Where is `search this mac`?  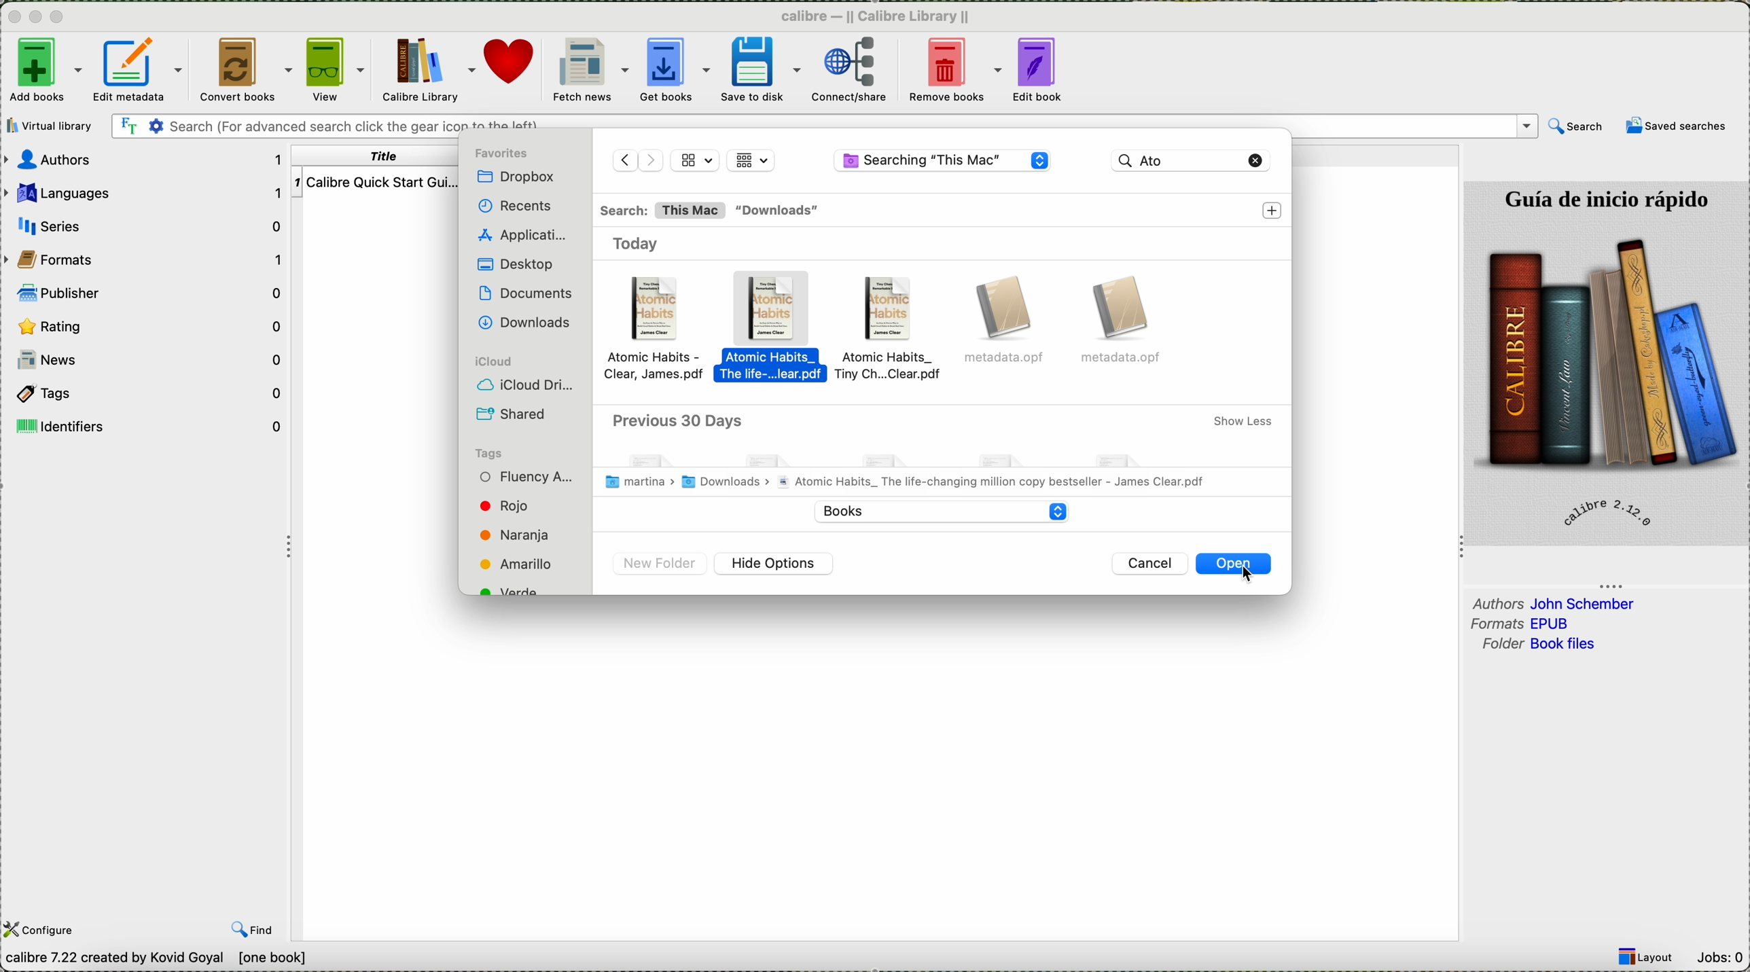
search this mac is located at coordinates (662, 211).